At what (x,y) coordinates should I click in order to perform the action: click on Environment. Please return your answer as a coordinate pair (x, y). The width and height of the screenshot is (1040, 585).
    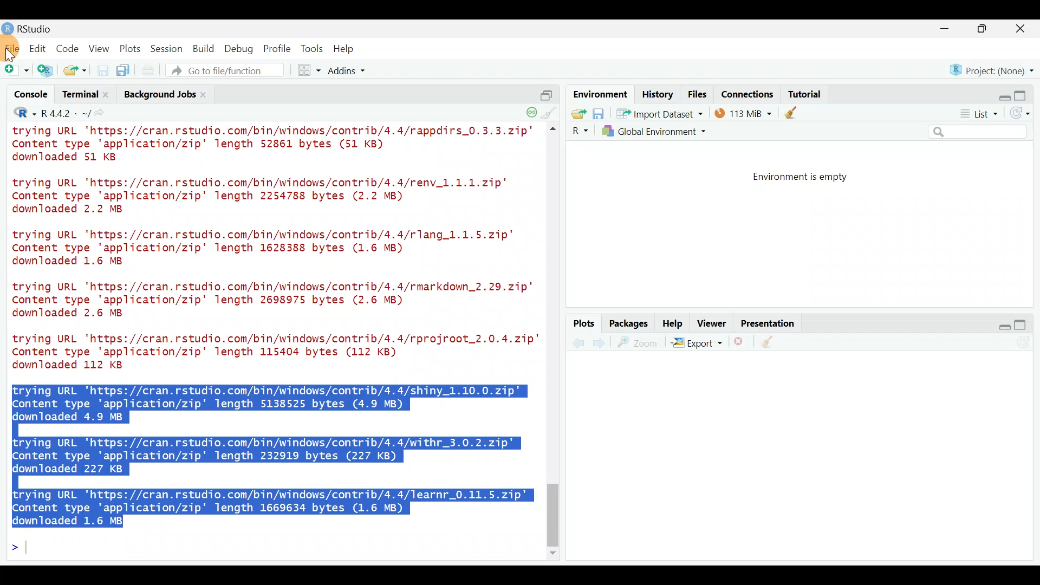
    Looking at the image, I should click on (599, 94).